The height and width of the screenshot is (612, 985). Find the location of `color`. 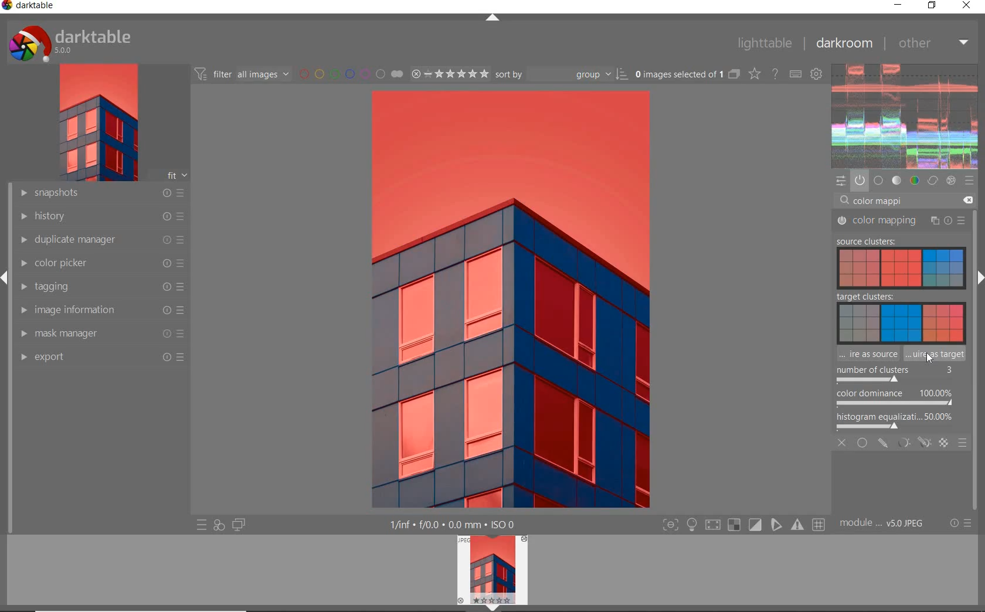

color is located at coordinates (914, 182).